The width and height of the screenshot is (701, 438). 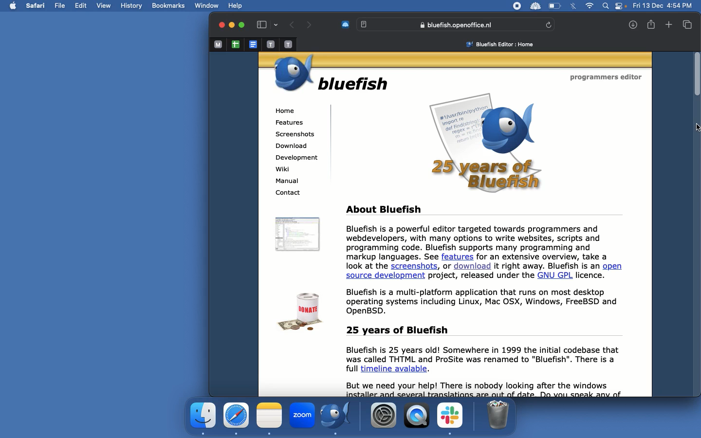 What do you see at coordinates (83, 6) in the screenshot?
I see `Edit` at bounding box center [83, 6].